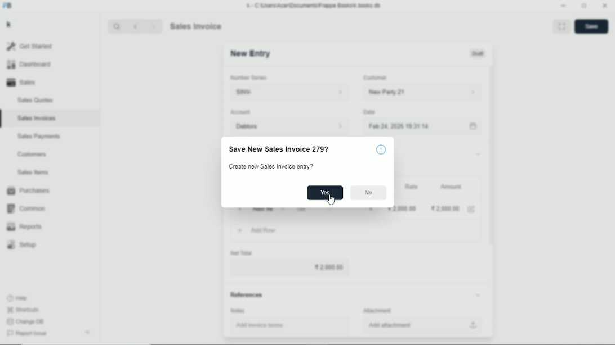 The image size is (615, 345). What do you see at coordinates (34, 100) in the screenshot?
I see `Sales quotes` at bounding box center [34, 100].